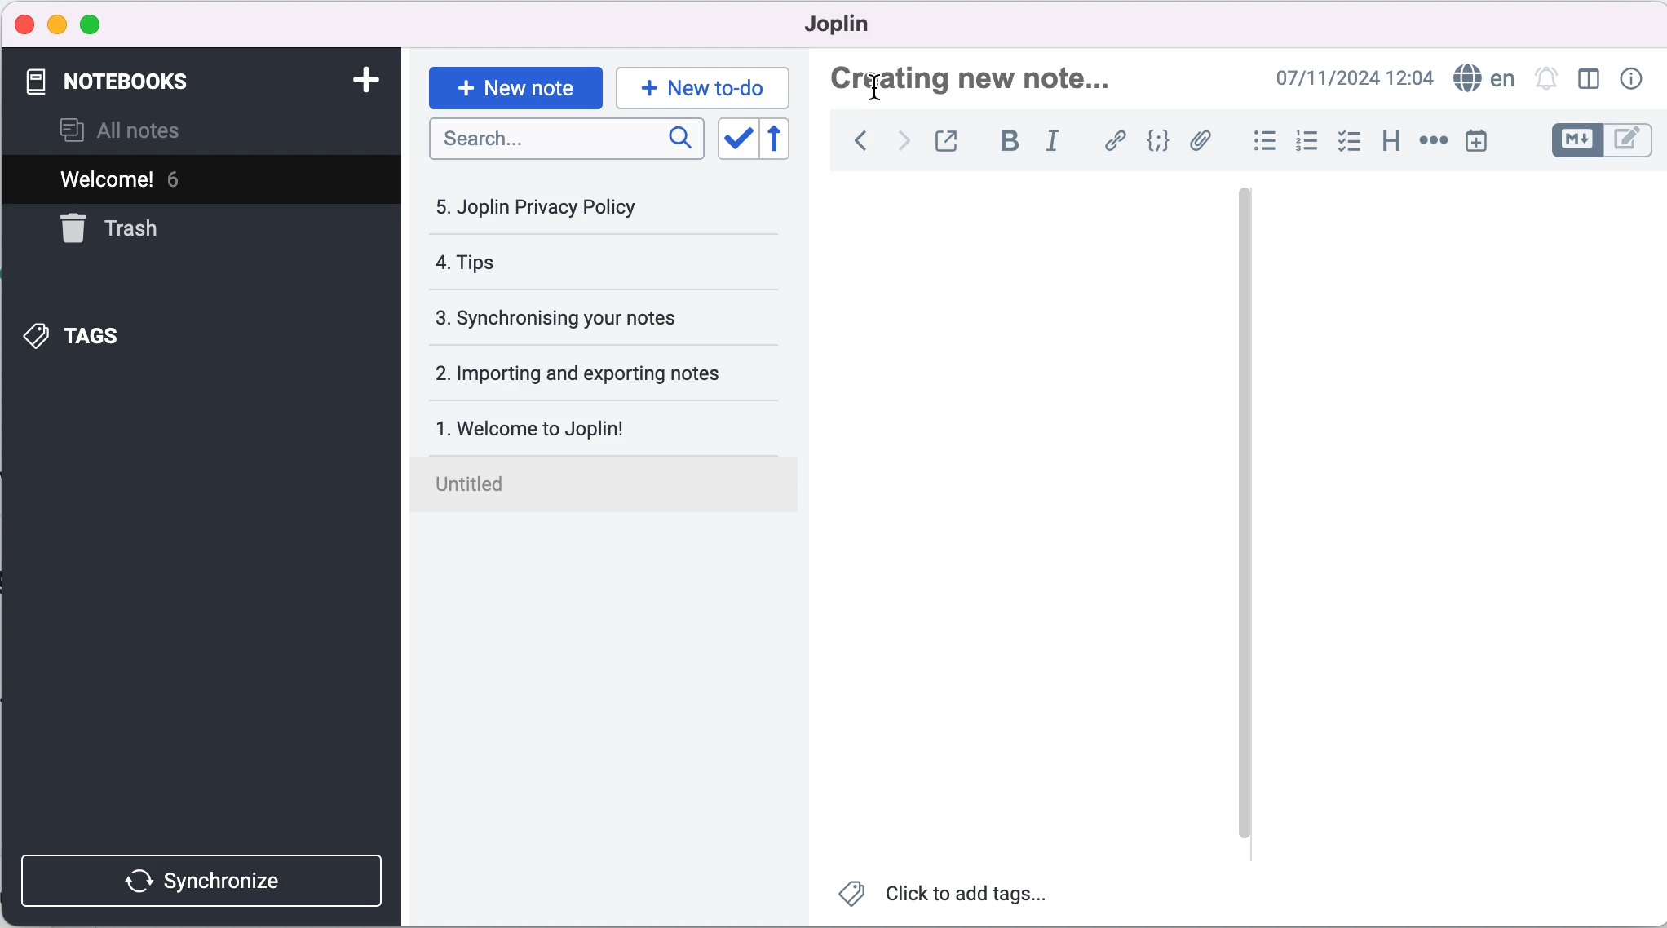 Image resolution: width=1667 pixels, height=928 pixels. What do you see at coordinates (1307, 144) in the screenshot?
I see `numbered list` at bounding box center [1307, 144].